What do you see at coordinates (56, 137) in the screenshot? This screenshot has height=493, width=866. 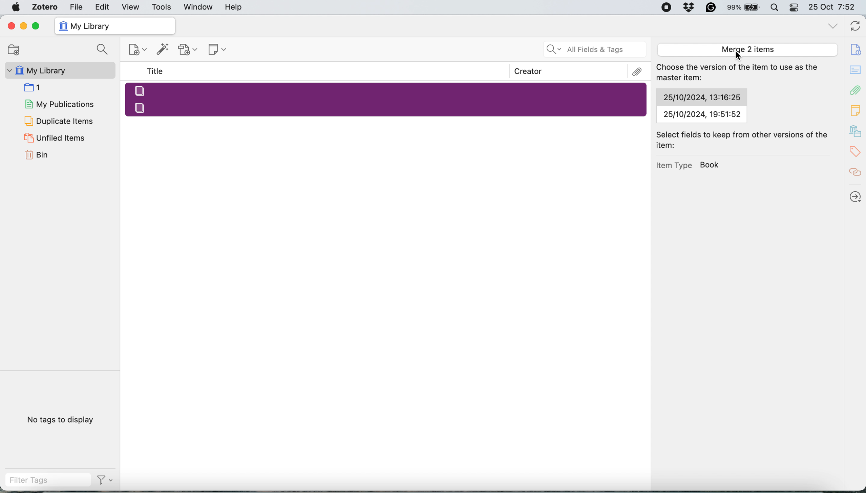 I see `Unfiled Items` at bounding box center [56, 137].